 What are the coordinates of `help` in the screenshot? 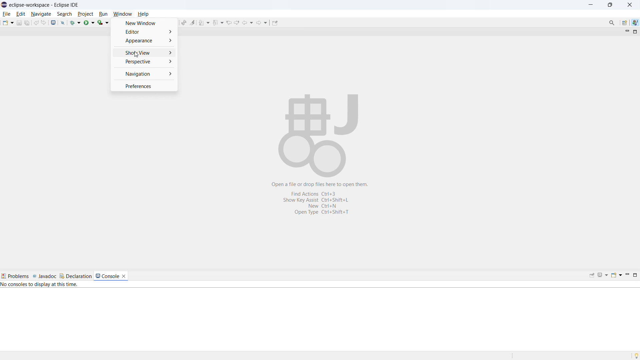 It's located at (143, 14).